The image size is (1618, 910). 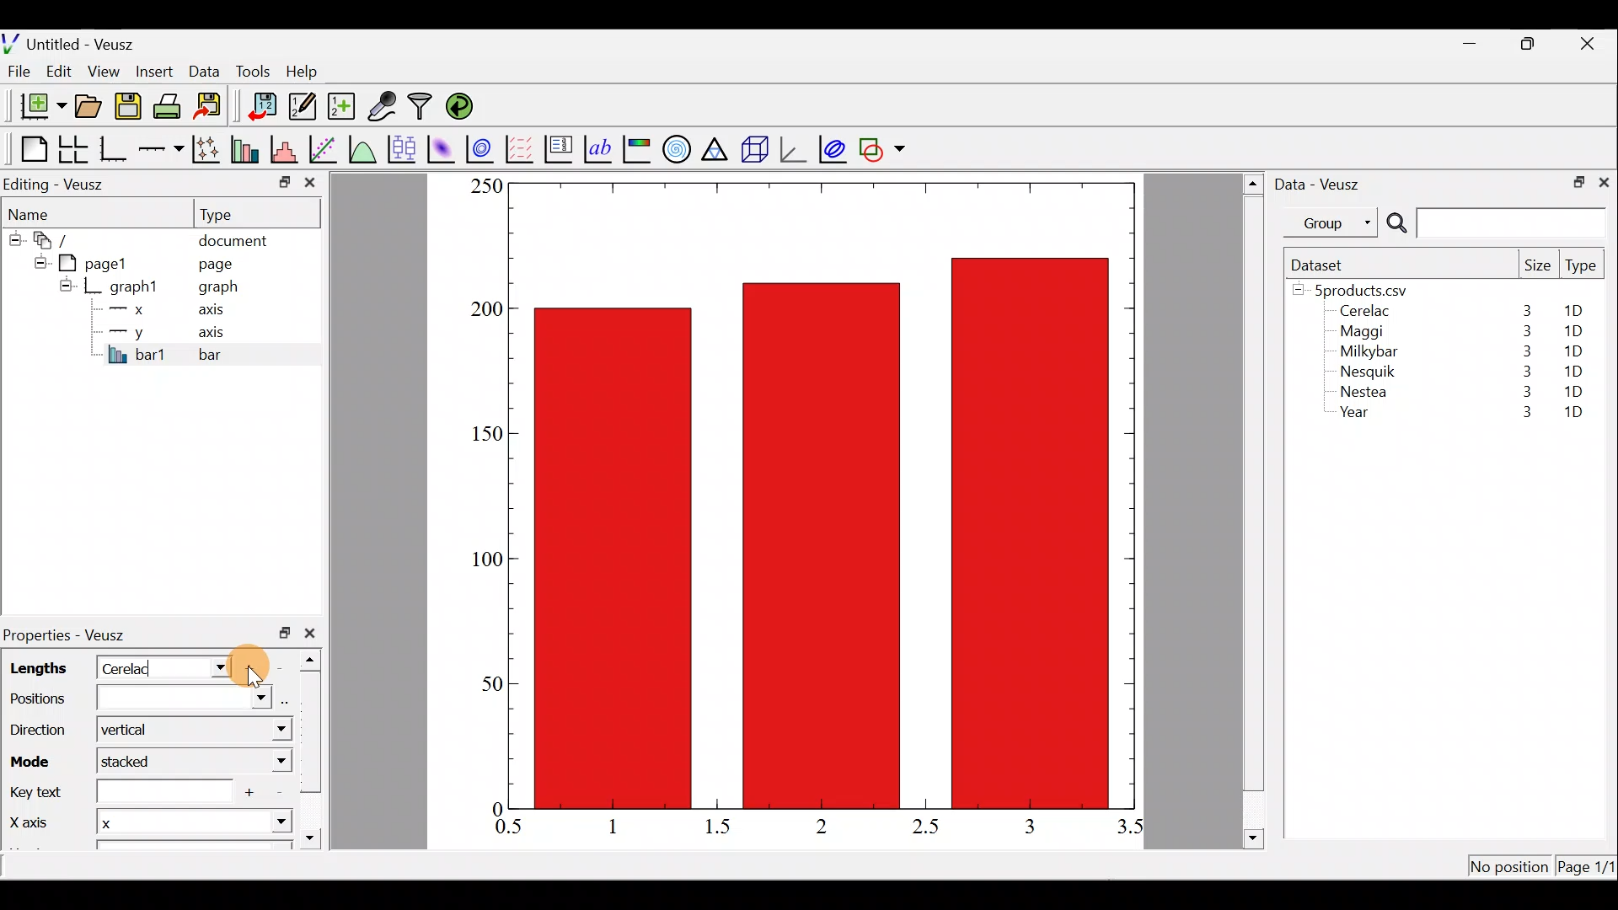 I want to click on Insert, so click(x=157, y=71).